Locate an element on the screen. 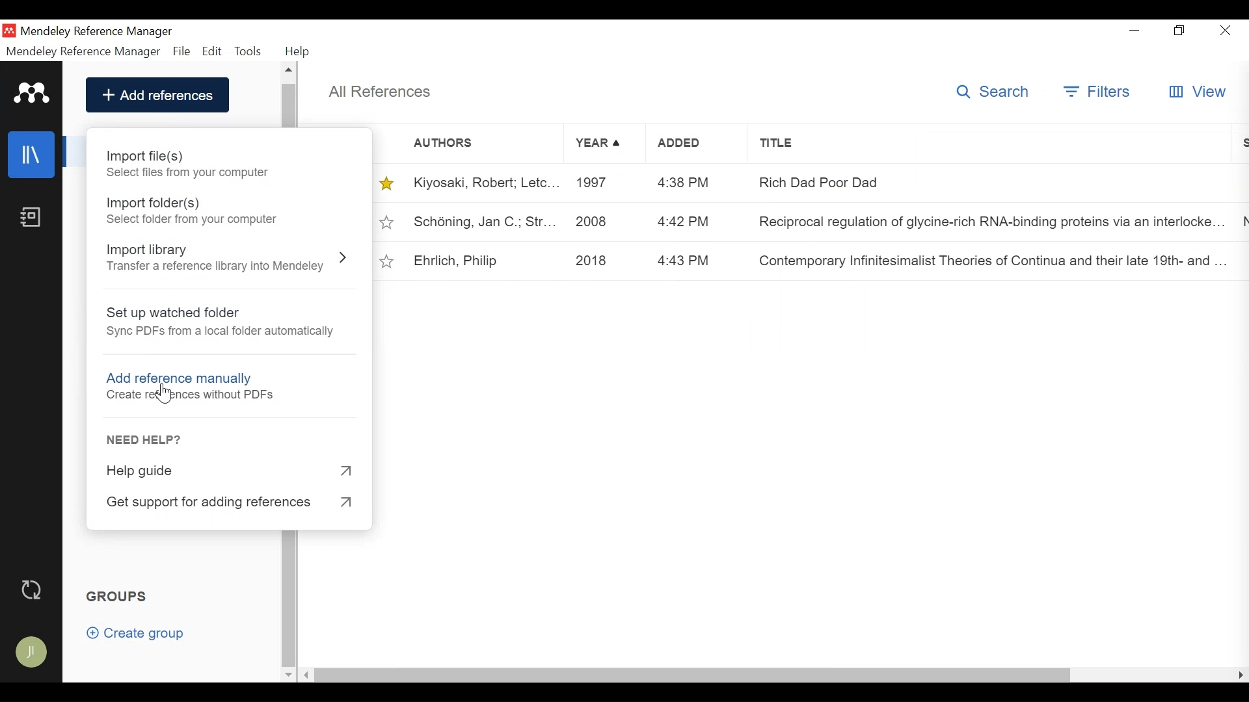 This screenshot has height=702, width=1249. Help is located at coordinates (297, 51).